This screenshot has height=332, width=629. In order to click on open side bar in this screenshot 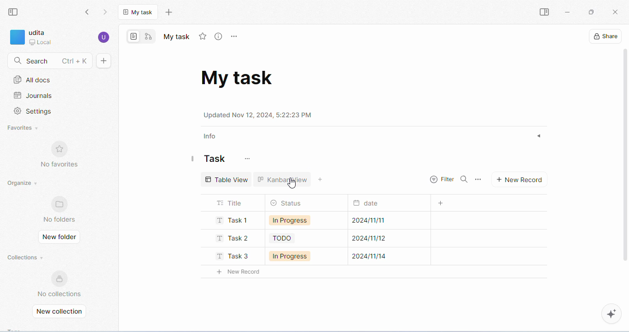, I will do `click(543, 12)`.